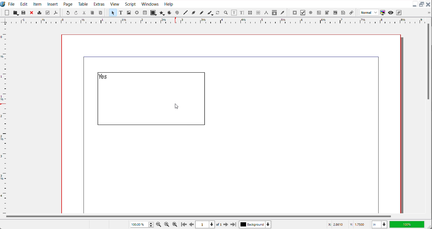 The image size is (432, 229). What do you see at coordinates (32, 12) in the screenshot?
I see `Close` at bounding box center [32, 12].